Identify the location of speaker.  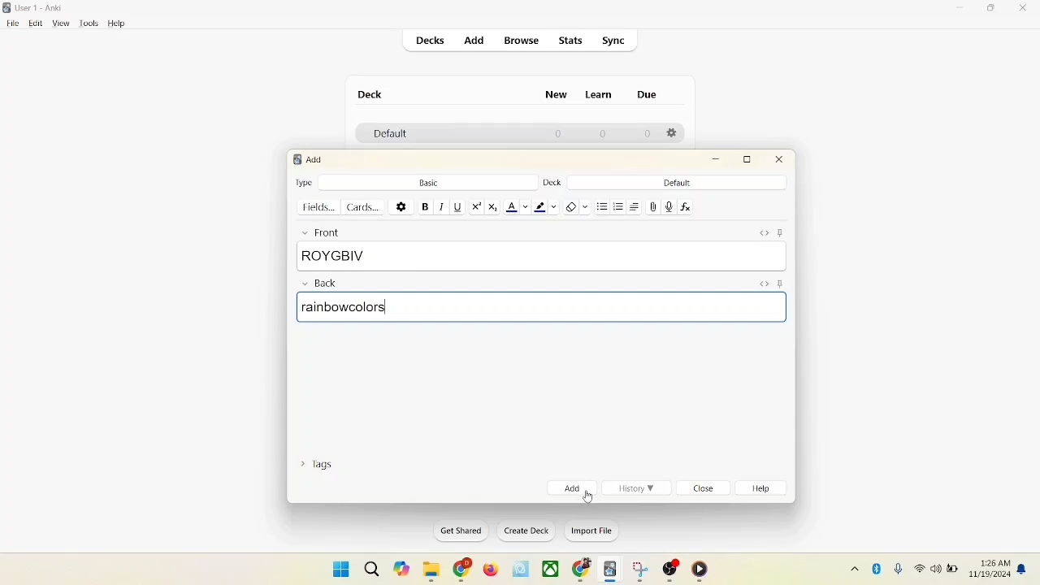
(935, 568).